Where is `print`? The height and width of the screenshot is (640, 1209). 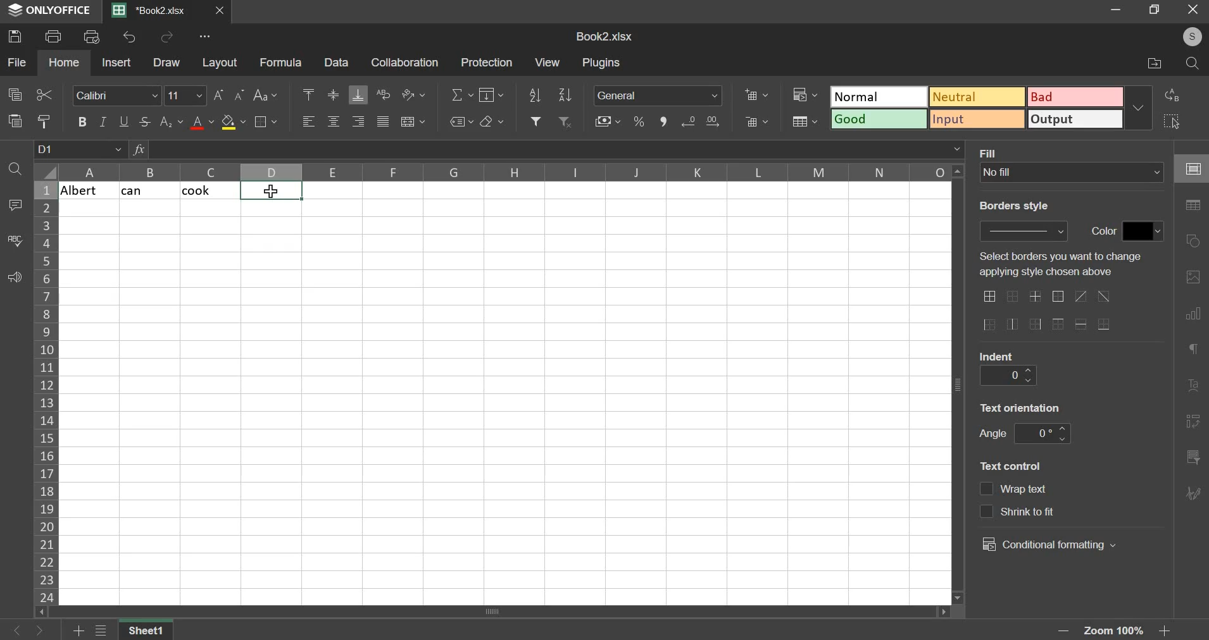
print is located at coordinates (54, 37).